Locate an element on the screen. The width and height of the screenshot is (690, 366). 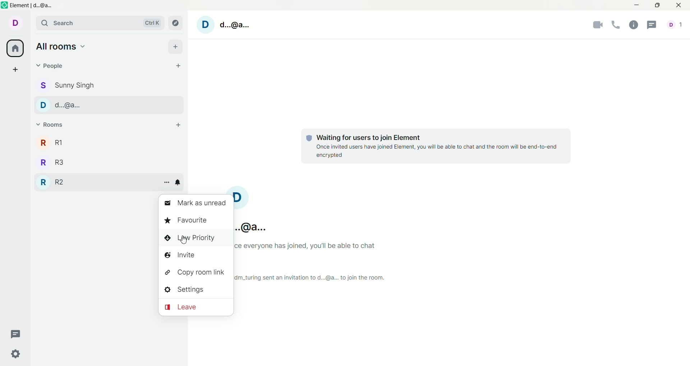
invite is located at coordinates (183, 255).